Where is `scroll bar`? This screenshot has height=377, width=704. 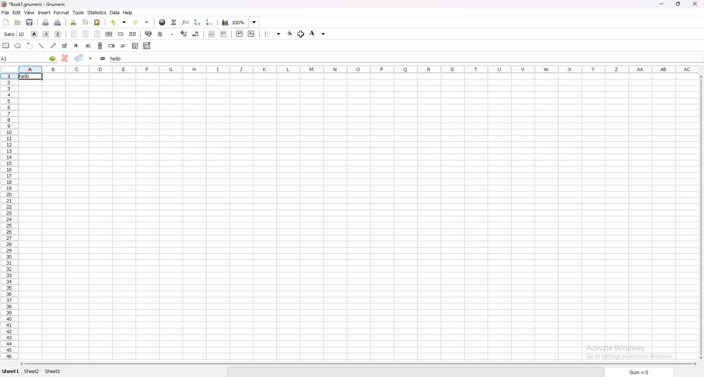
scroll bar is located at coordinates (701, 218).